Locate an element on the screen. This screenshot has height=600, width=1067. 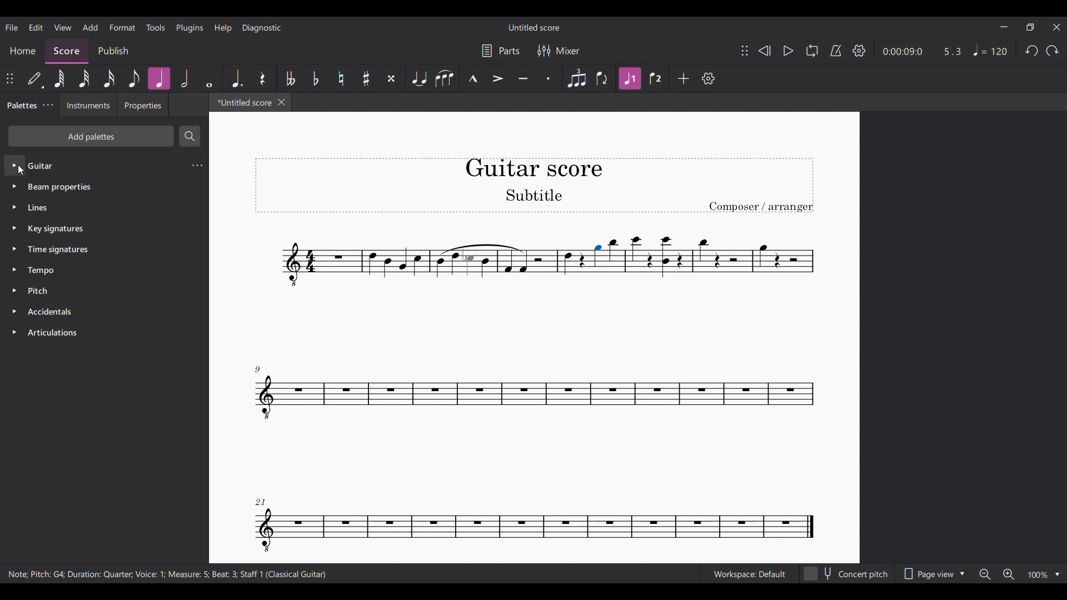
Diagnostic menu is located at coordinates (262, 28).